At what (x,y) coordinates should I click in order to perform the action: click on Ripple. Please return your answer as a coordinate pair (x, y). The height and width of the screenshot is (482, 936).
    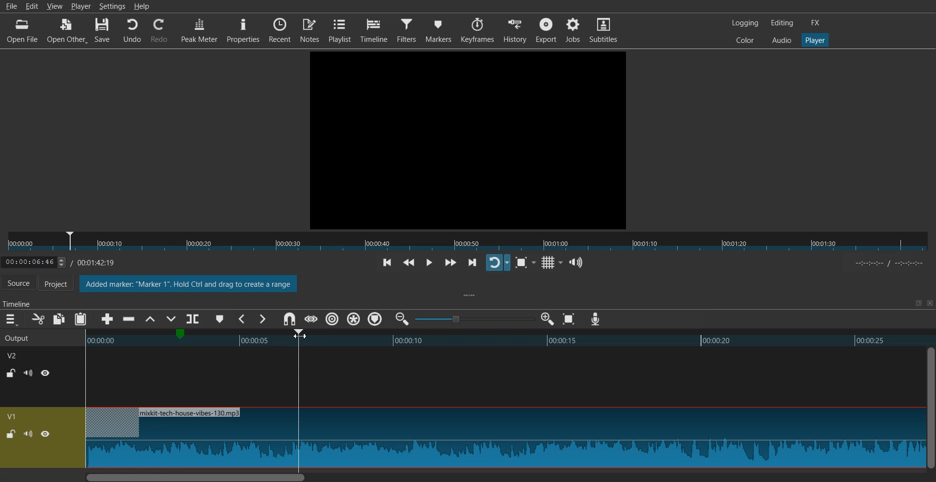
    Looking at the image, I should click on (332, 319).